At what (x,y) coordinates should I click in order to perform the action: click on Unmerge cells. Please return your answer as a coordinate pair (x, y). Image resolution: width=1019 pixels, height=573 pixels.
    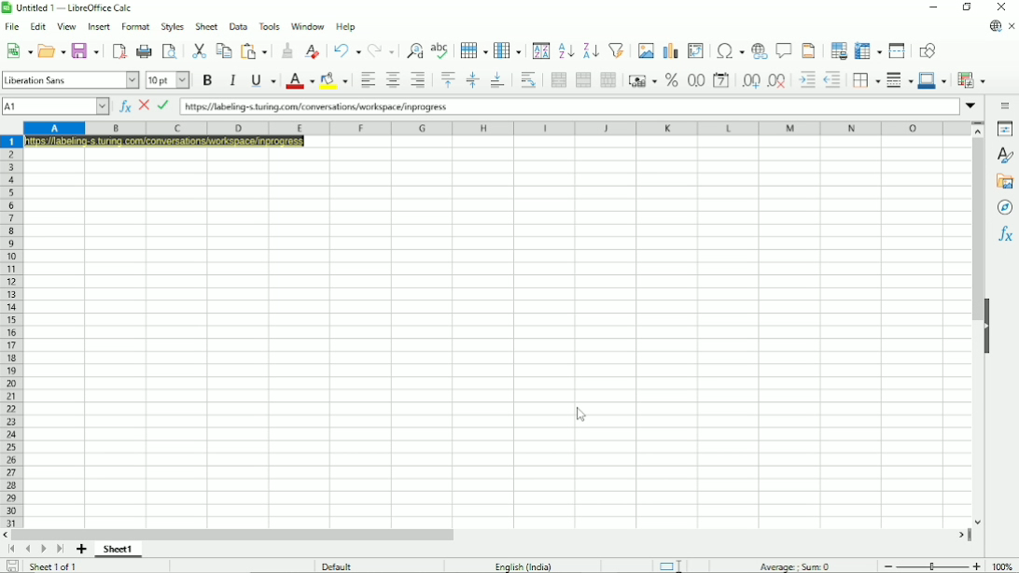
    Looking at the image, I should click on (608, 79).